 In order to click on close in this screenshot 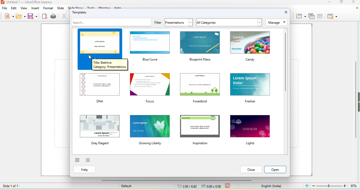, I will do `click(357, 8)`.